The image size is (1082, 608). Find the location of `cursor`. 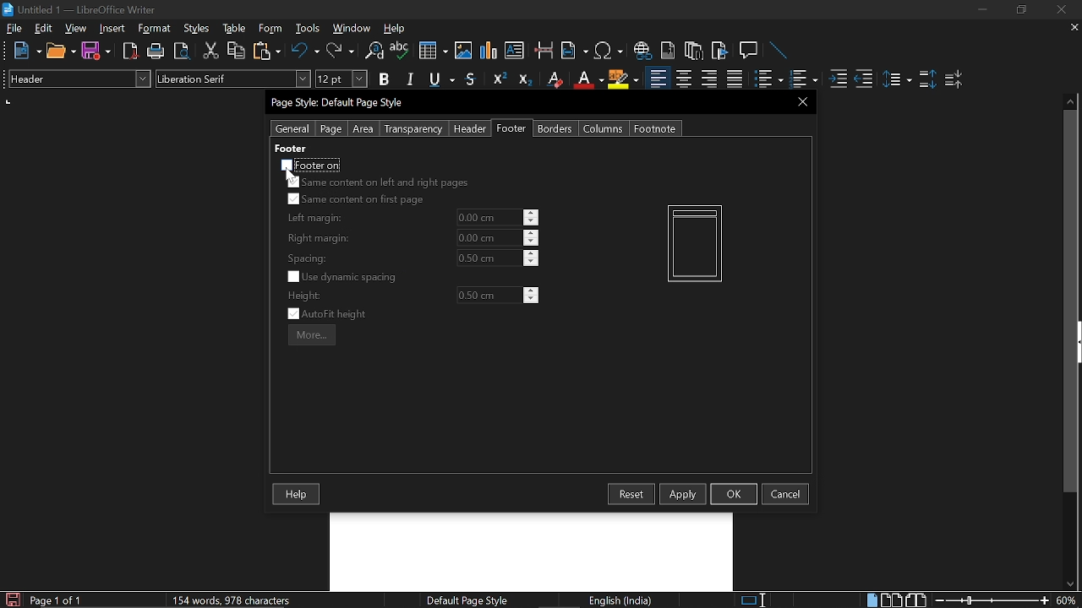

cursor is located at coordinates (292, 176).